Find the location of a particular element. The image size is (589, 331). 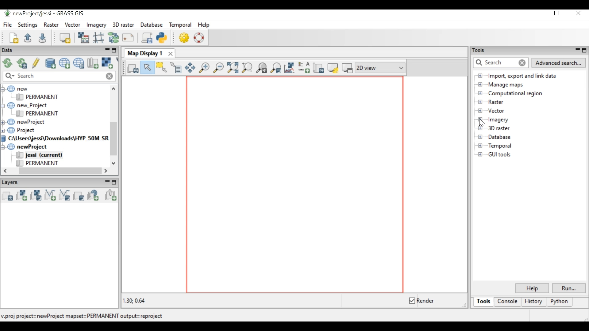

(un)dock is located at coordinates (348, 68).